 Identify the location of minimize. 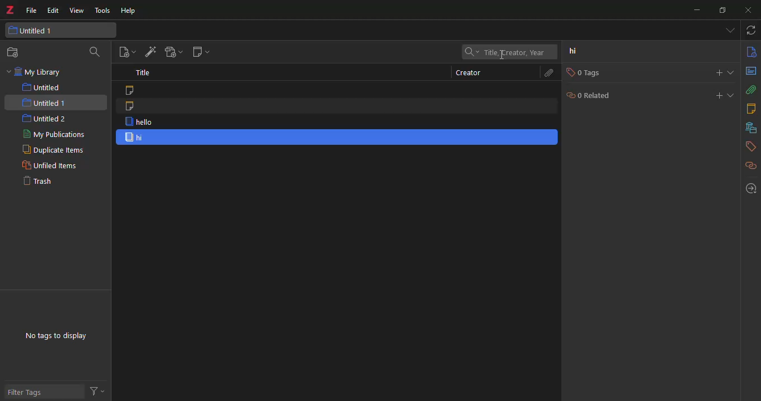
(697, 11).